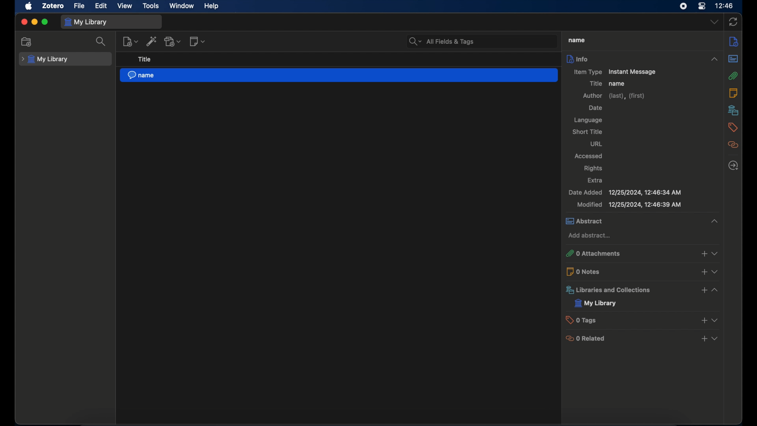 Image resolution: width=757 pixels, height=426 pixels. I want to click on abstract, so click(641, 221).